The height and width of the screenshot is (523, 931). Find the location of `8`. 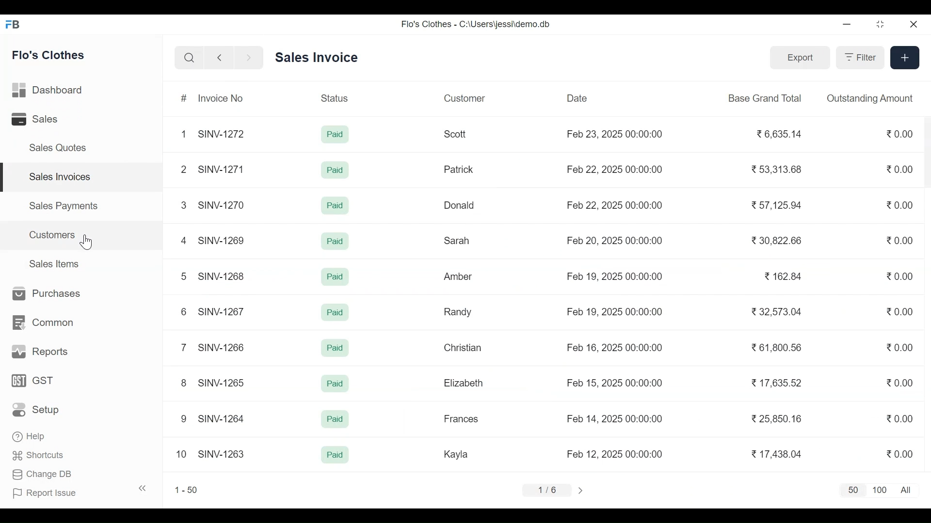

8 is located at coordinates (184, 383).